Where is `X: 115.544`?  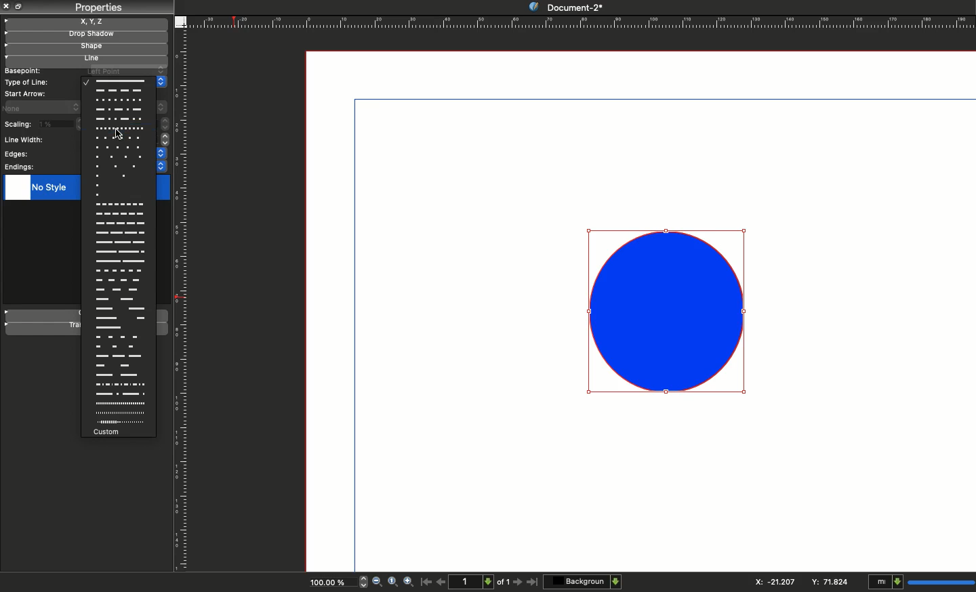 X: 115.544 is located at coordinates (771, 582).